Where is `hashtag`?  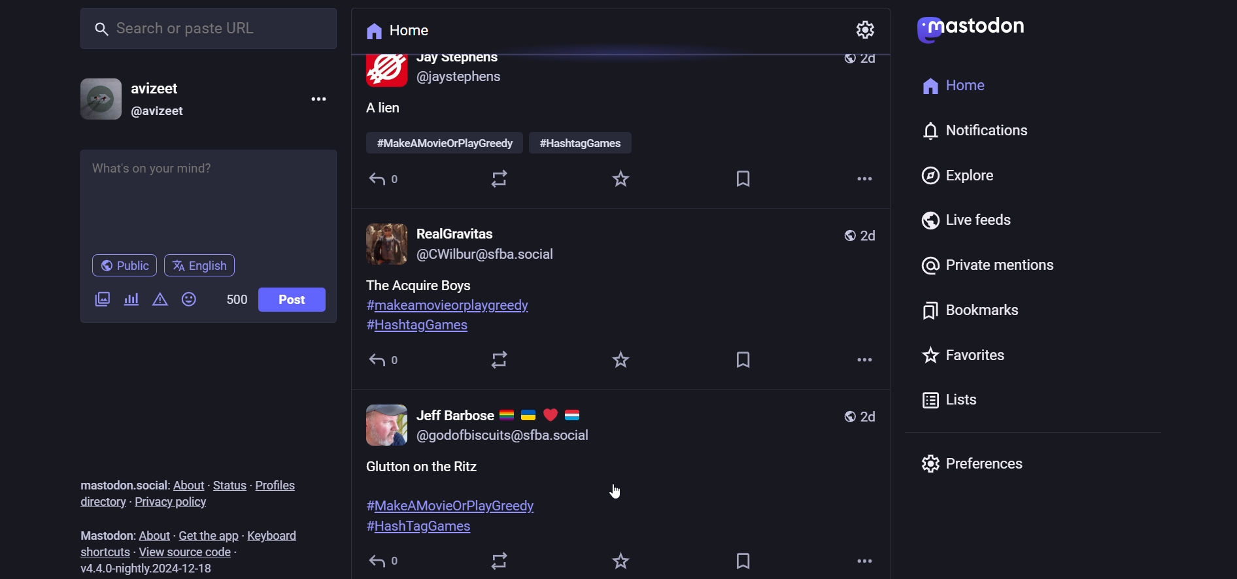
hashtag is located at coordinates (424, 327).